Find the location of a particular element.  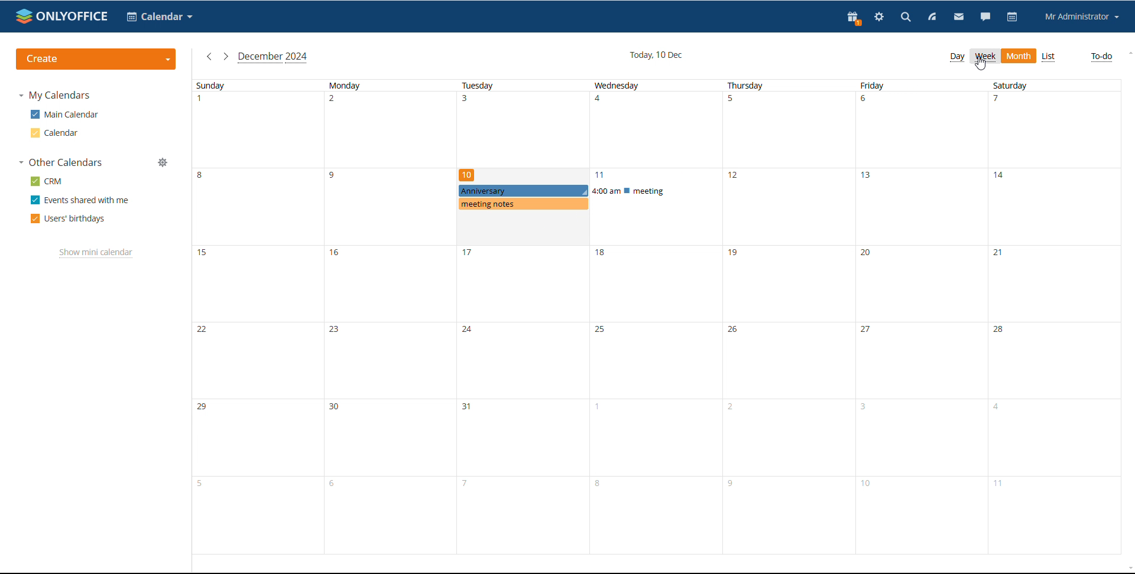

month view is located at coordinates (1019, 56).